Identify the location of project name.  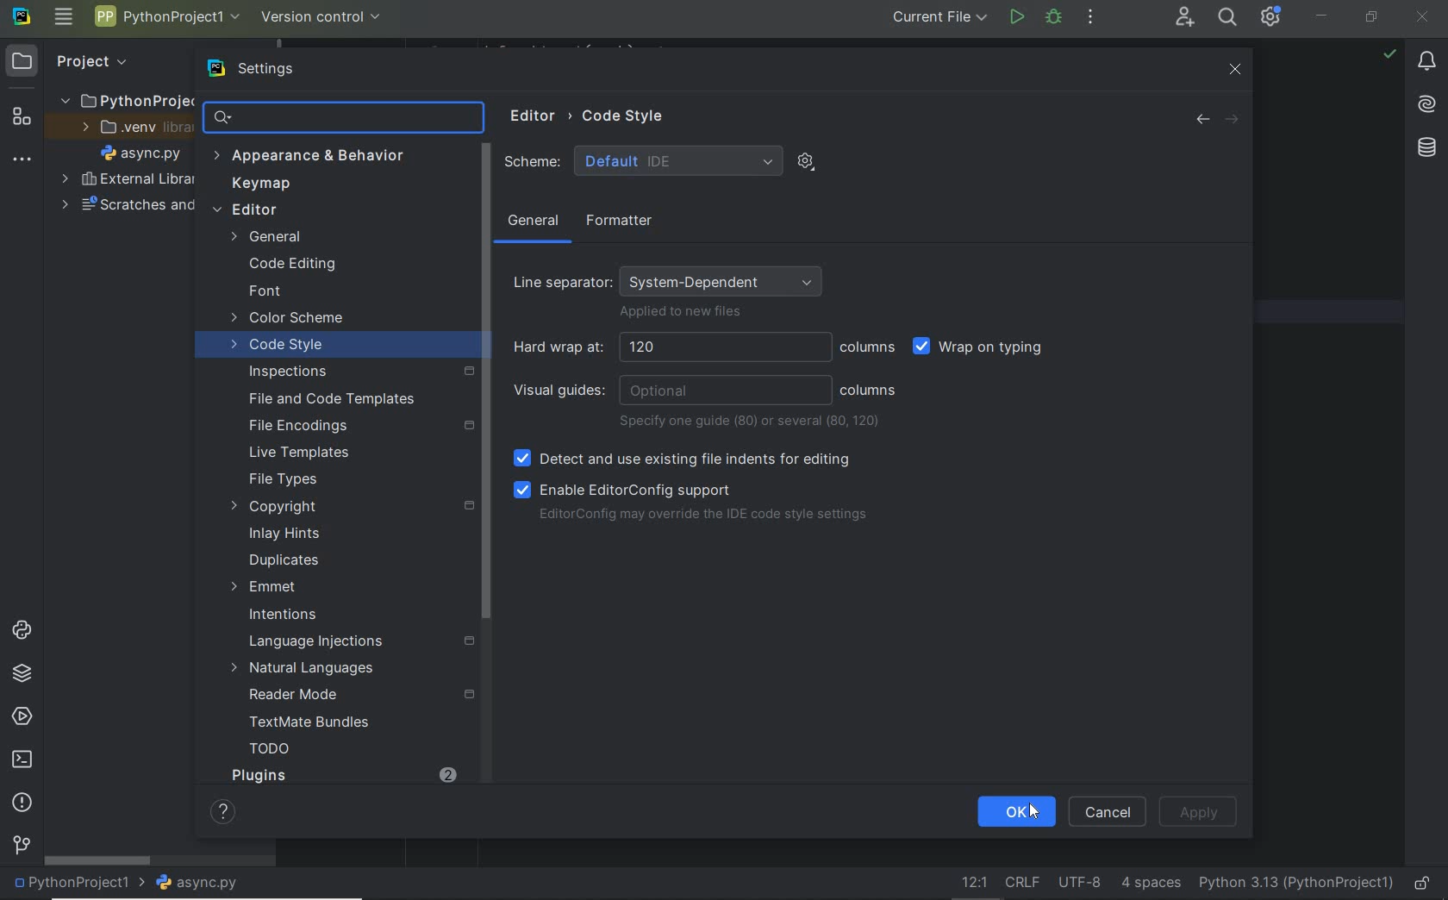
(79, 884).